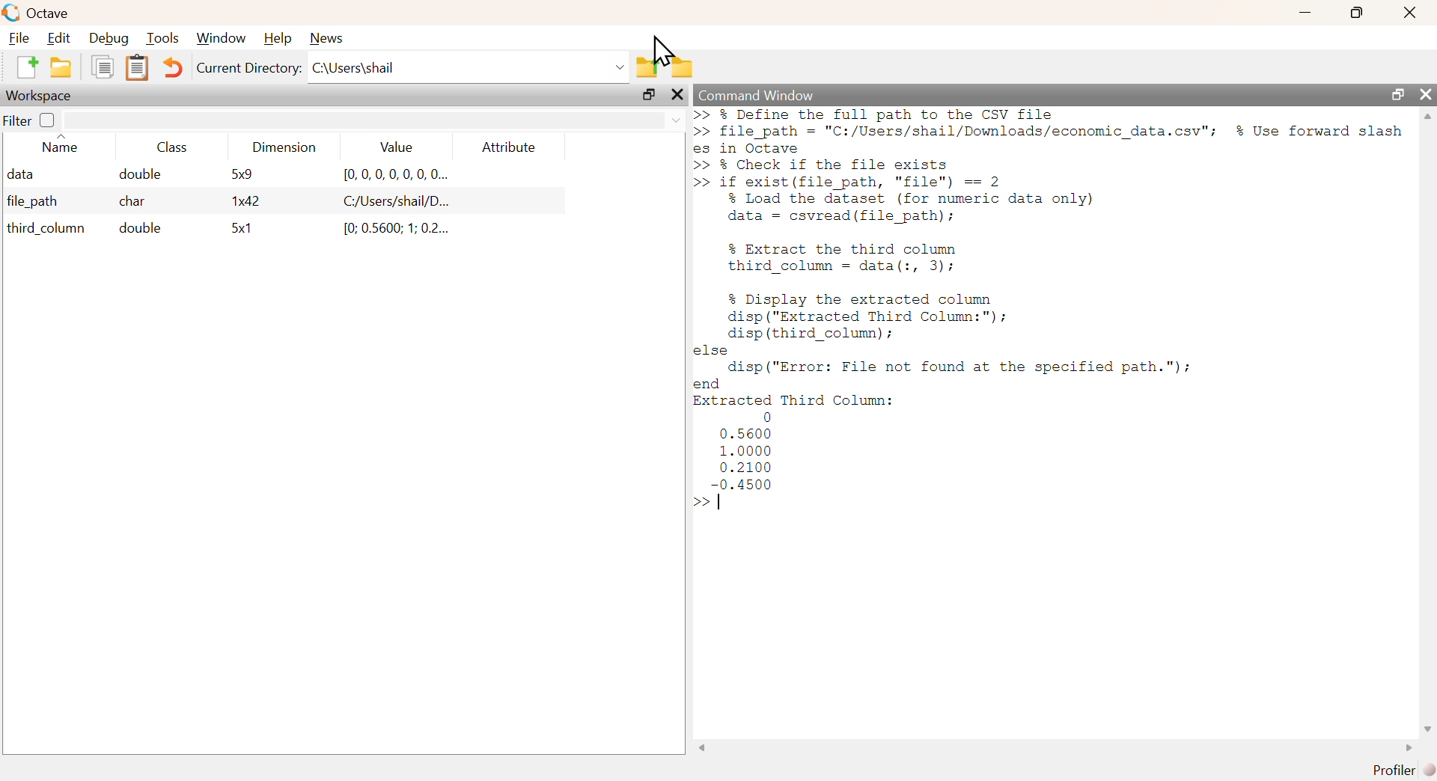  I want to click on  Debug, so click(106, 38).